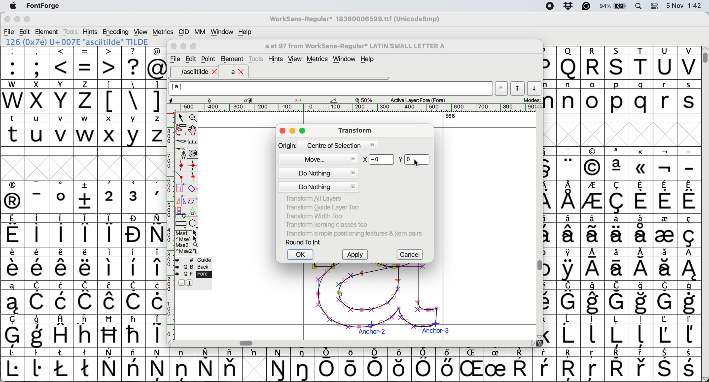 This screenshot has width=709, height=382. Describe the element at coordinates (317, 215) in the screenshot. I see `tranform width too` at that location.